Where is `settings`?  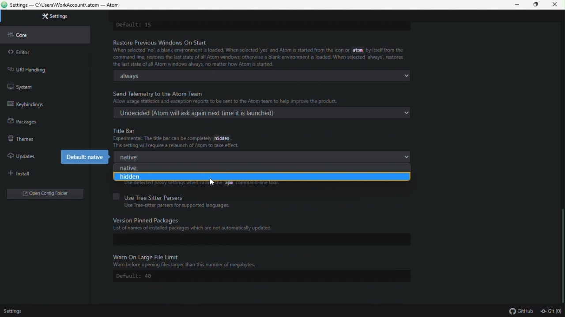
settings is located at coordinates (53, 17).